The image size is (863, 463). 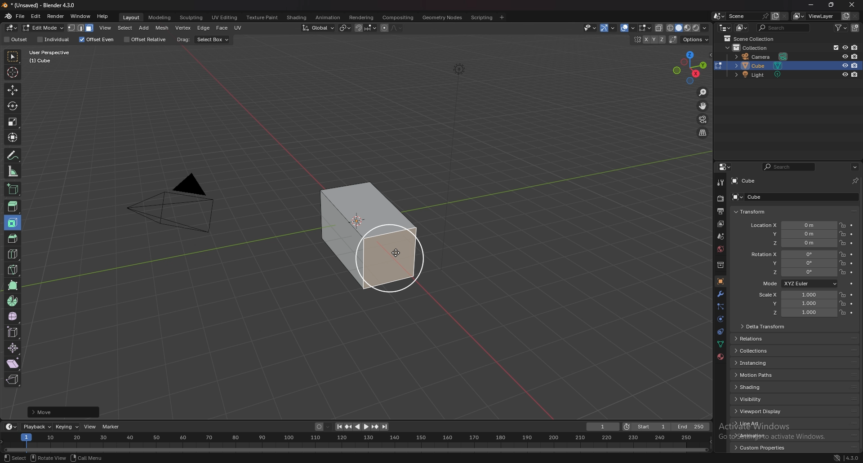 I want to click on use a preset viewpoint, so click(x=691, y=66).